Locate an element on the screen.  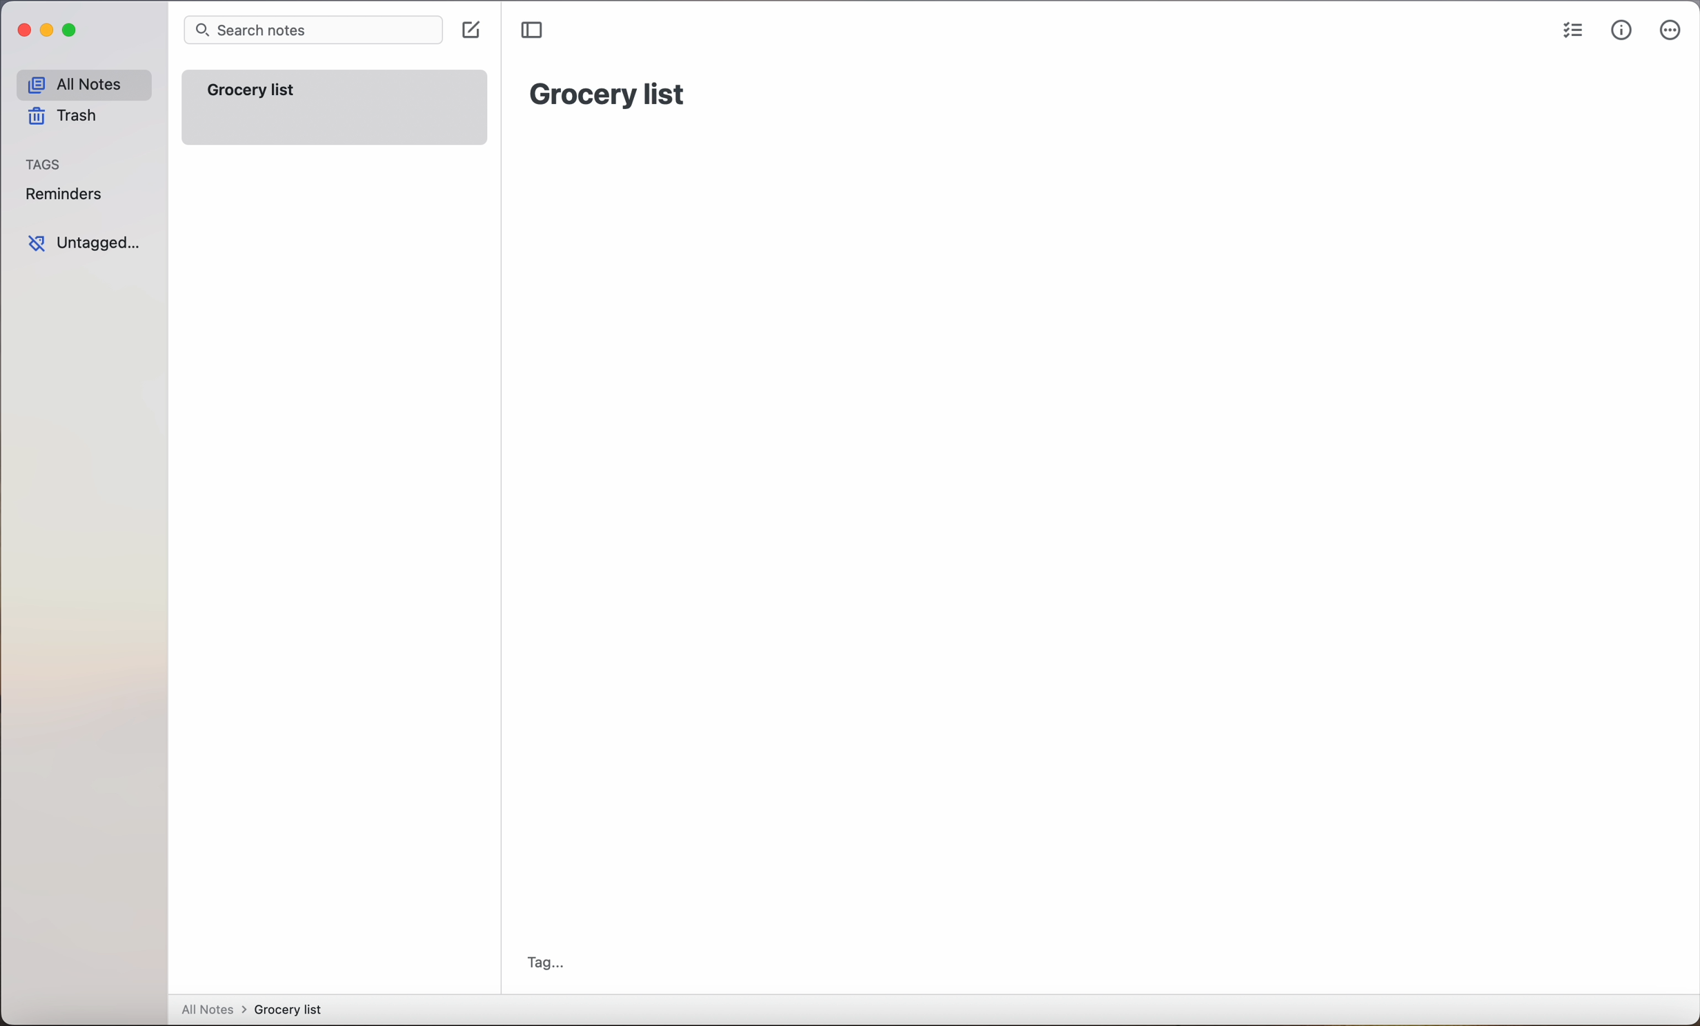
click on create note is located at coordinates (474, 31).